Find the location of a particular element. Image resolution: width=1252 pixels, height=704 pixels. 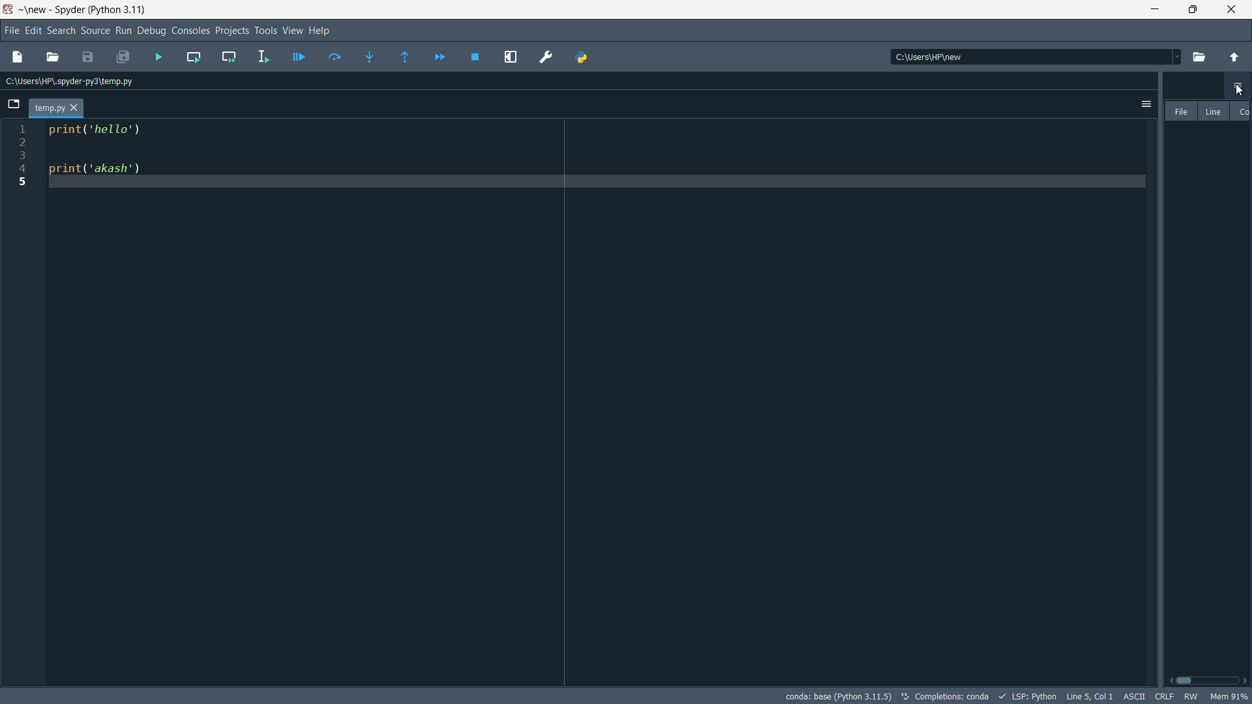

text is located at coordinates (944, 696).